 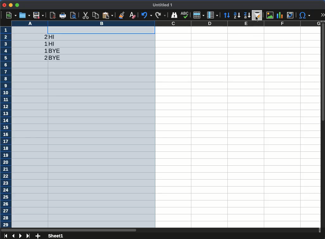 What do you see at coordinates (108, 15) in the screenshot?
I see `paste` at bounding box center [108, 15].